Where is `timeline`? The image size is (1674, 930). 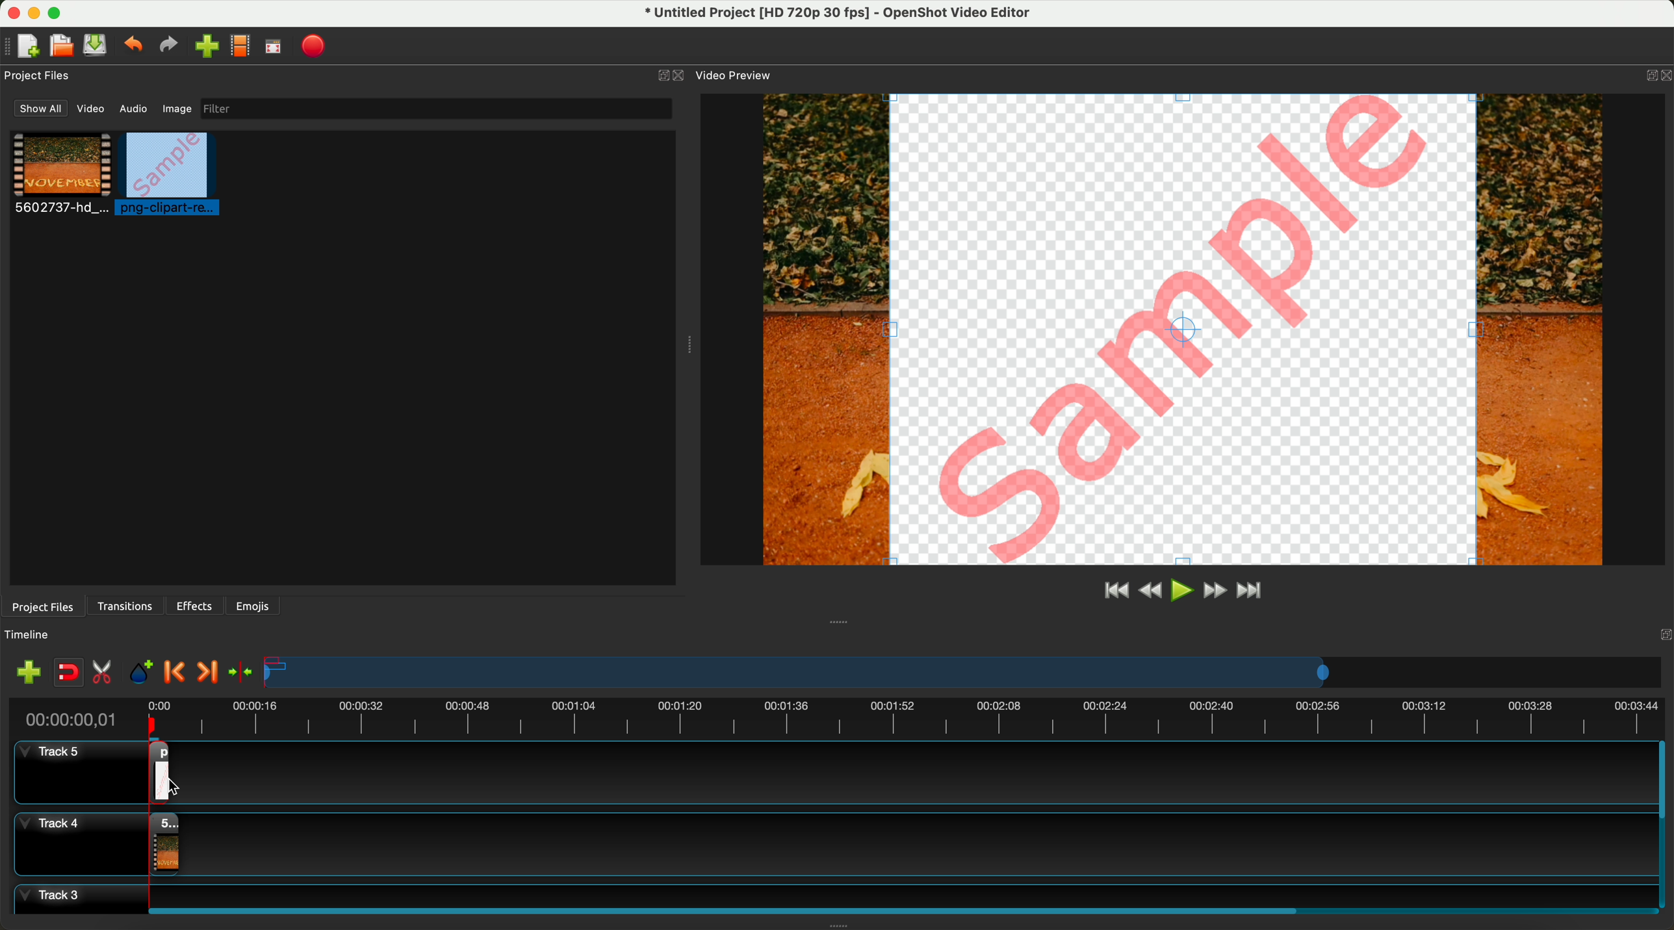 timeline is located at coordinates (34, 635).